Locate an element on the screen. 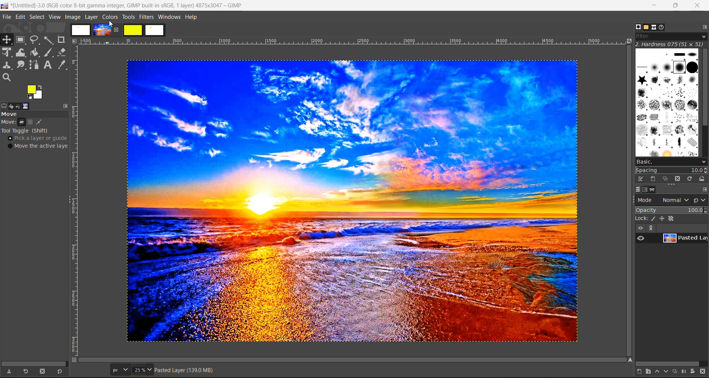 The image size is (709, 378). raise this layer is located at coordinates (660, 372).